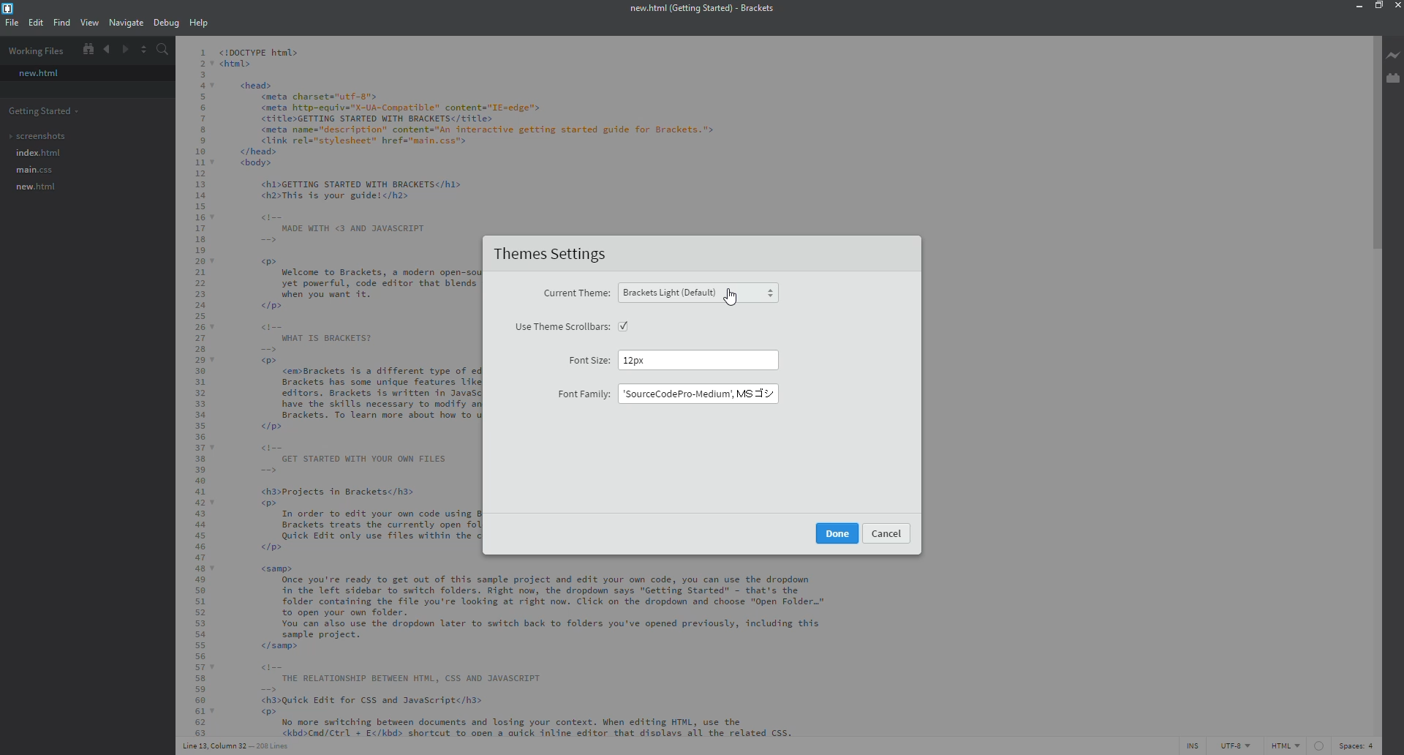 This screenshot has height=755, width=1404. Describe the element at coordinates (700, 10) in the screenshot. I see `brackets` at that location.